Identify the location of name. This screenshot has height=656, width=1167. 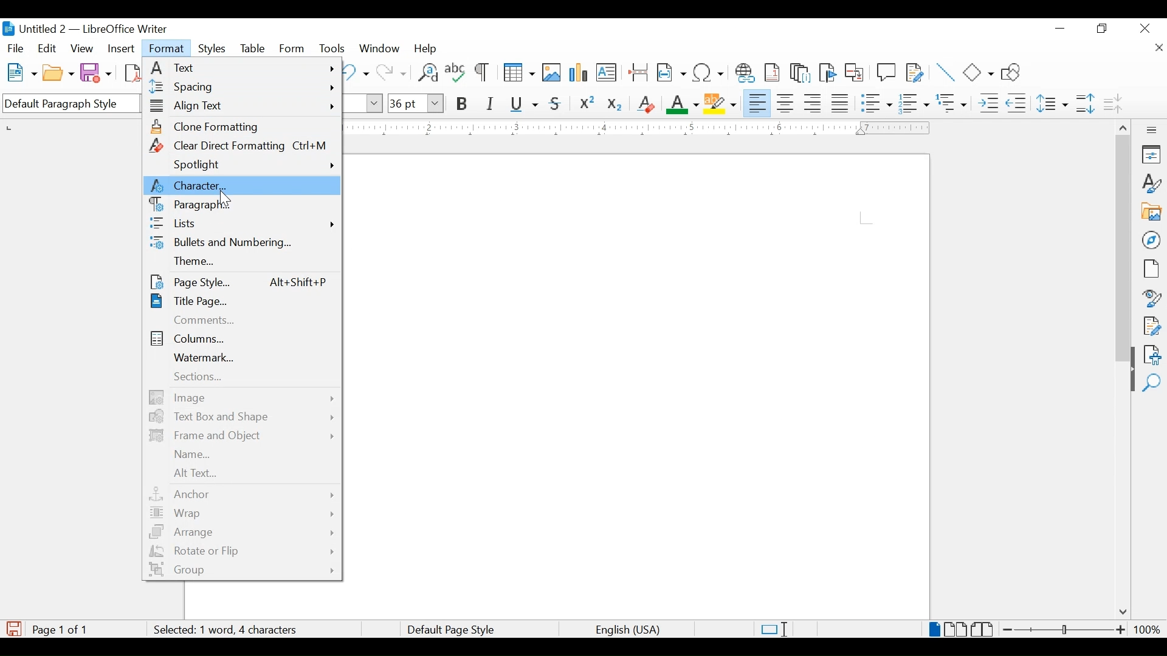
(193, 455).